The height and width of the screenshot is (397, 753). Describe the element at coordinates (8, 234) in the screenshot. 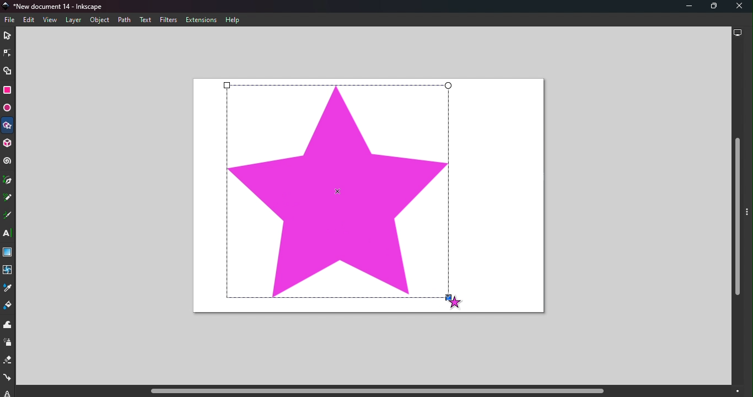

I see `Text tool` at that location.